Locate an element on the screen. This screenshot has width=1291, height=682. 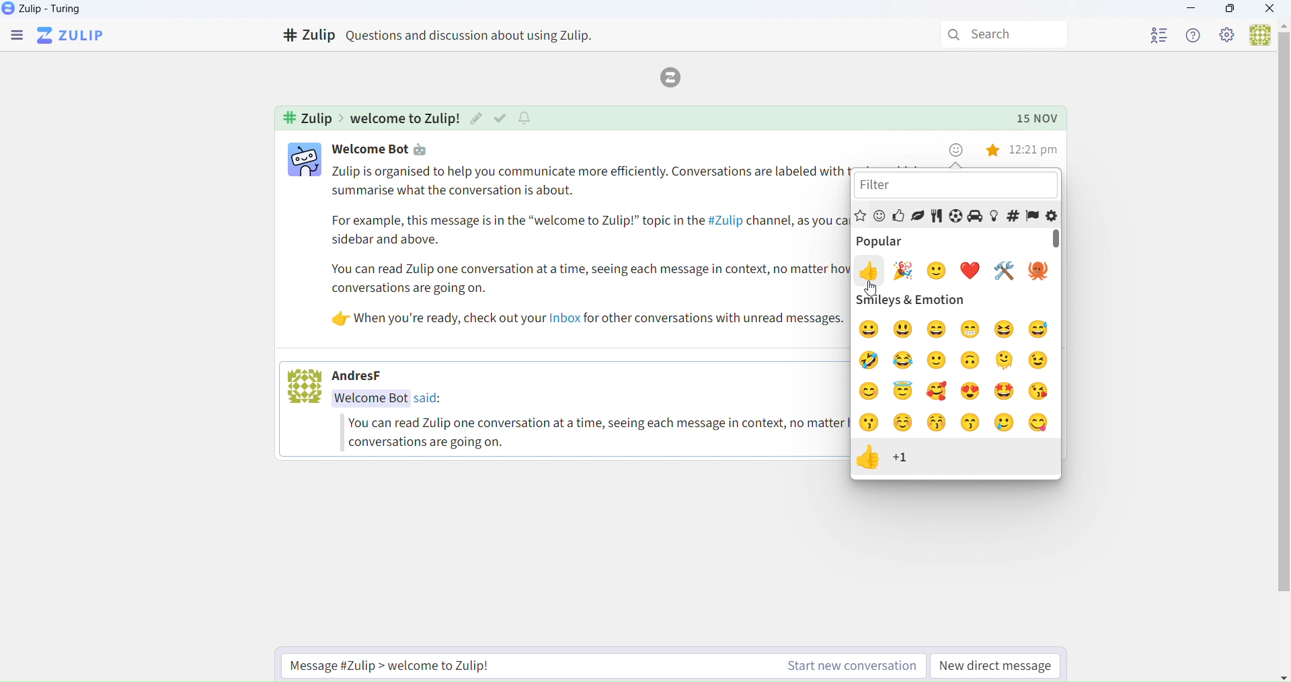
laugh with panic is located at coordinates (1040, 328).